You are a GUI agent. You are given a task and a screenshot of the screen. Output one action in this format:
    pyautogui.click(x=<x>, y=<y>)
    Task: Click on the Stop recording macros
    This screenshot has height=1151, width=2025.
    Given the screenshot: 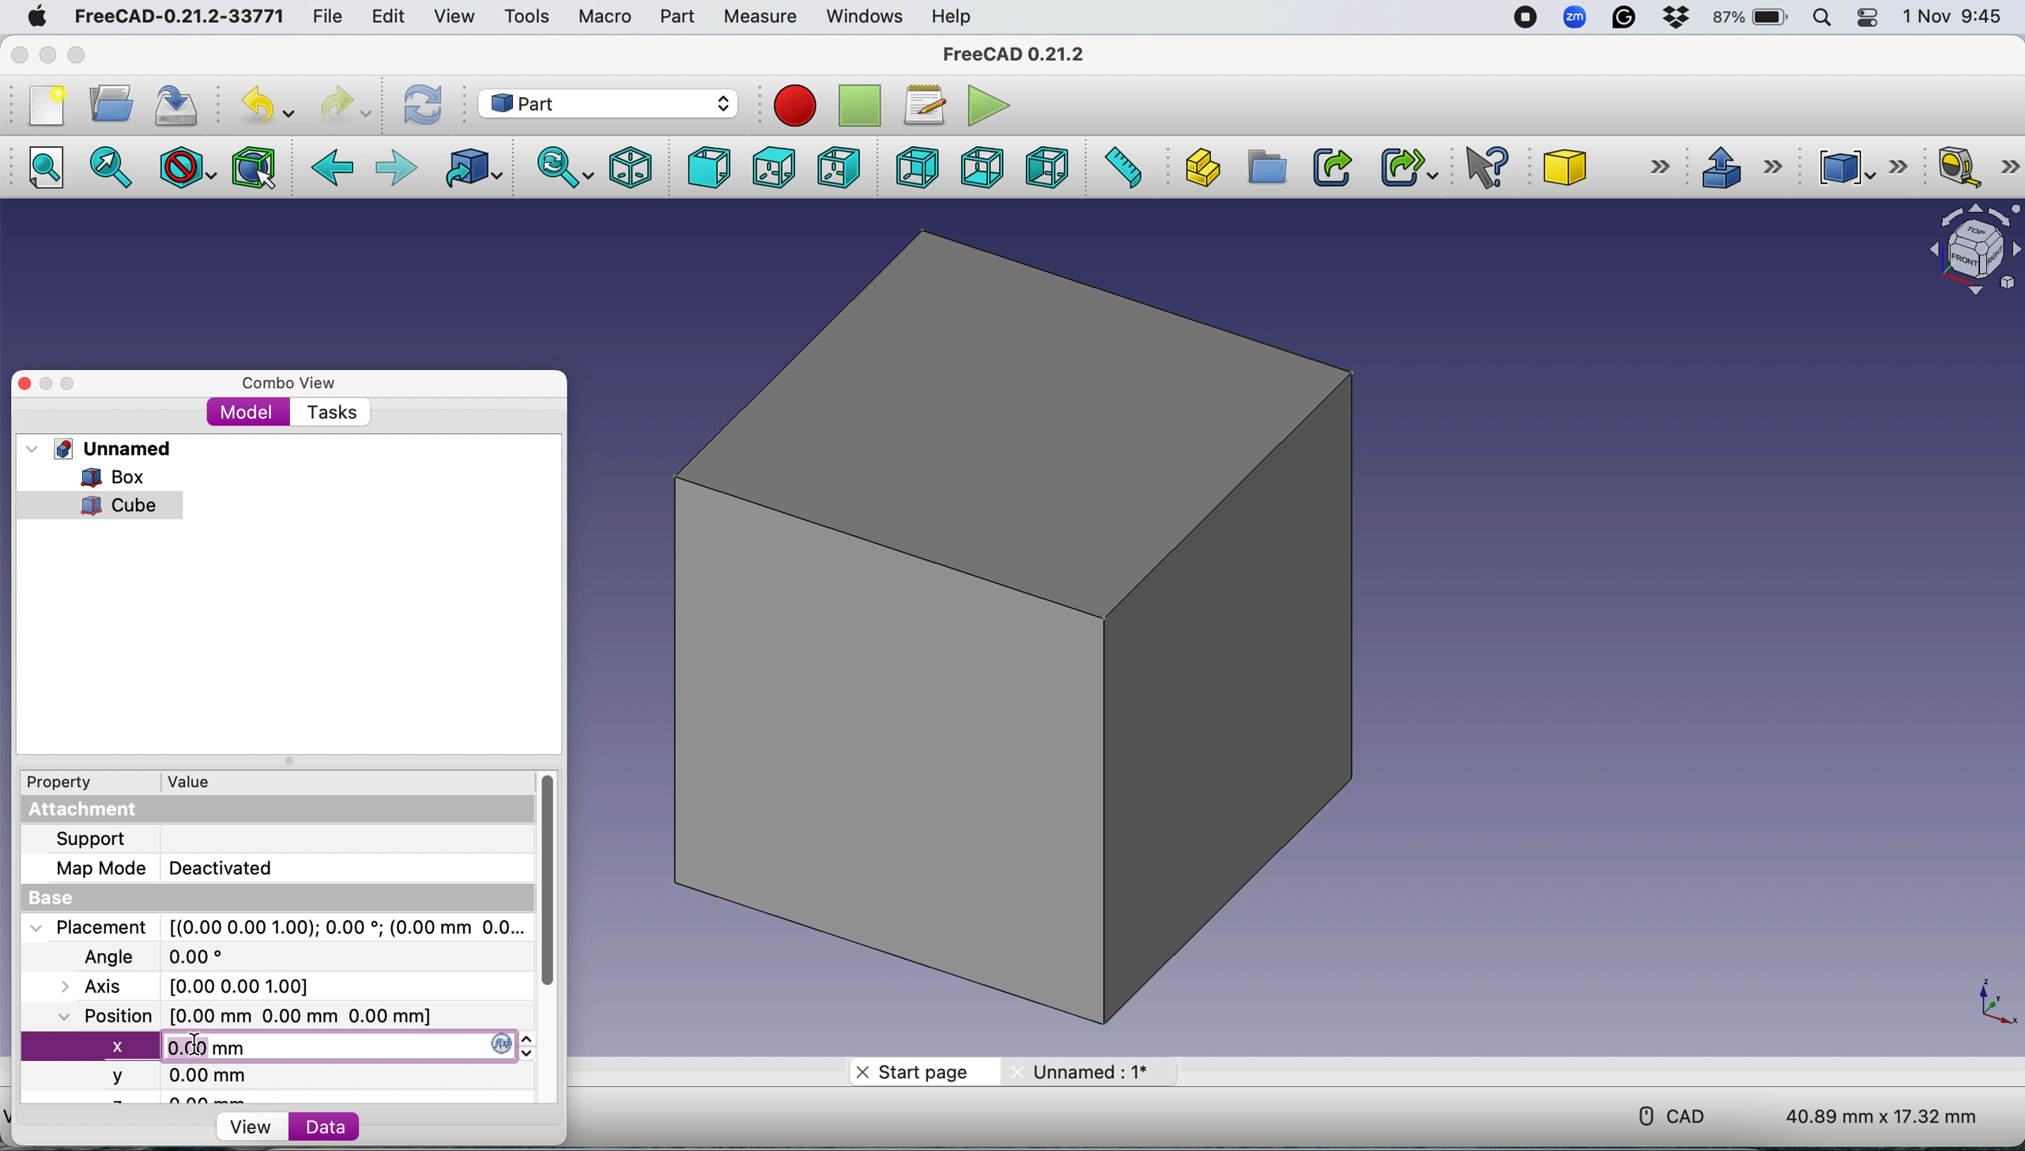 What is the action you would take?
    pyautogui.click(x=862, y=106)
    